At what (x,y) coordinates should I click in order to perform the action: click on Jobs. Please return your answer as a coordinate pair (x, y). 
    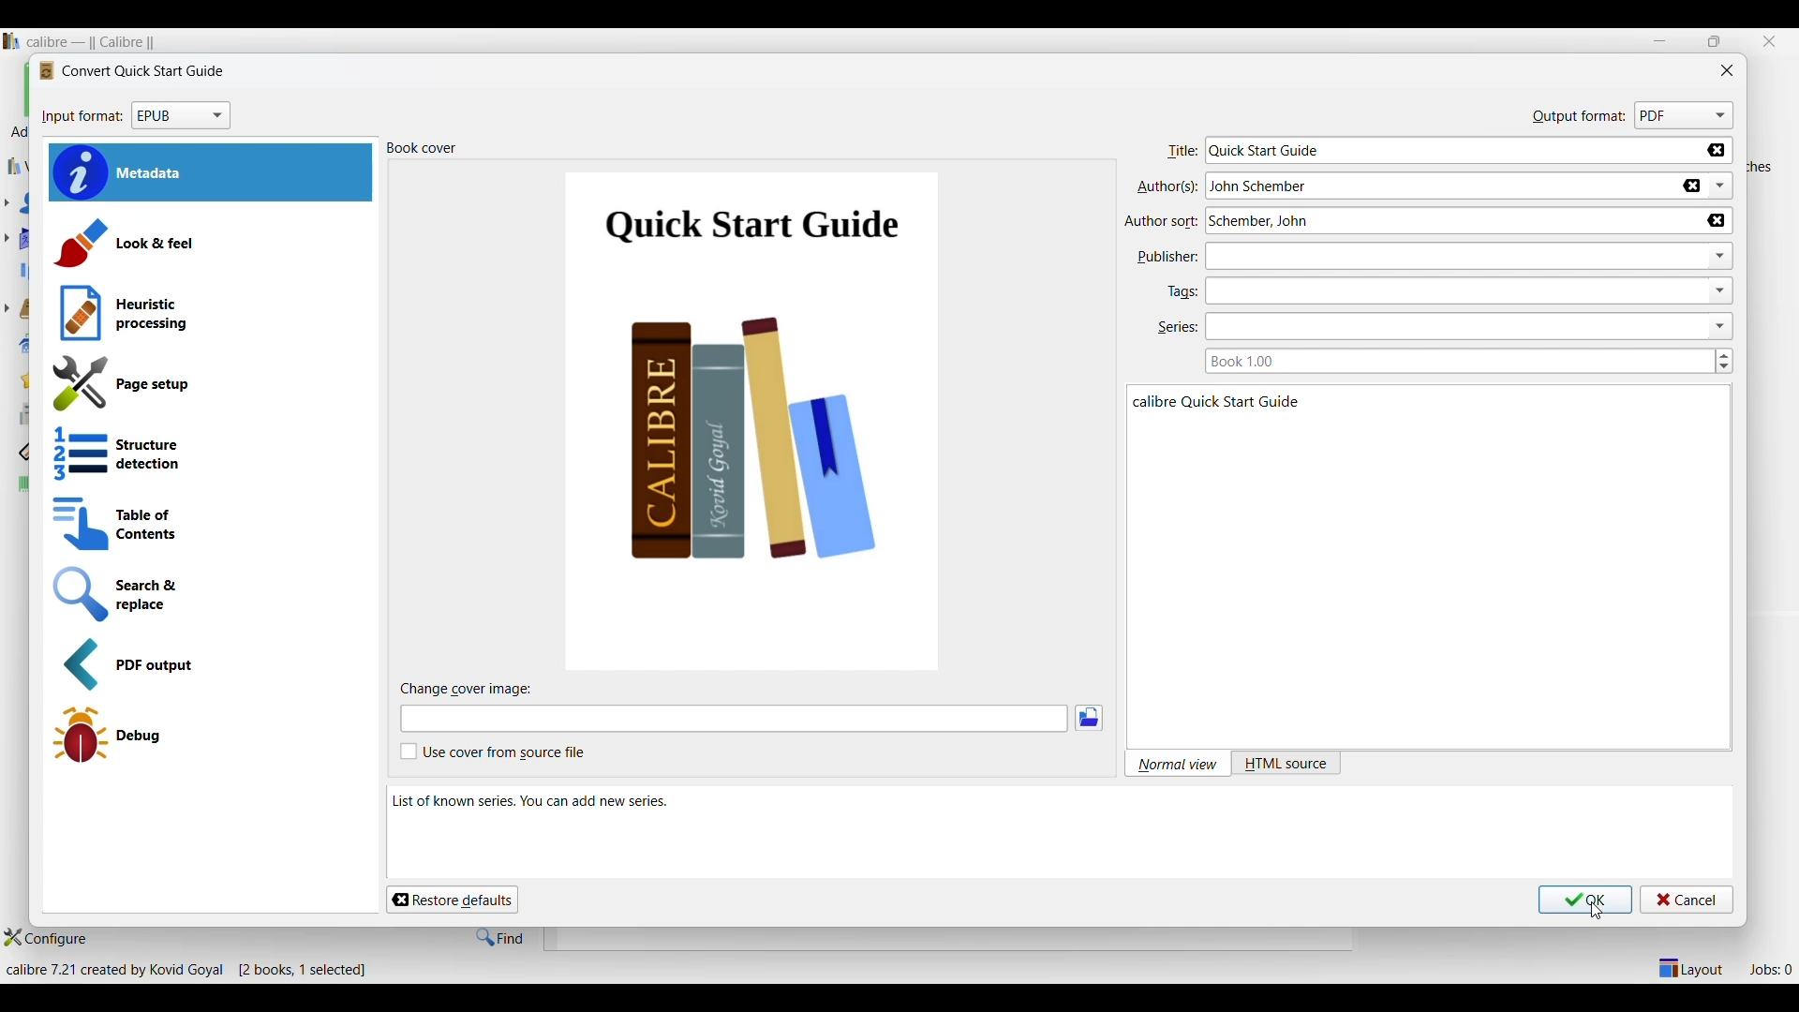
    Looking at the image, I should click on (1770, 970).